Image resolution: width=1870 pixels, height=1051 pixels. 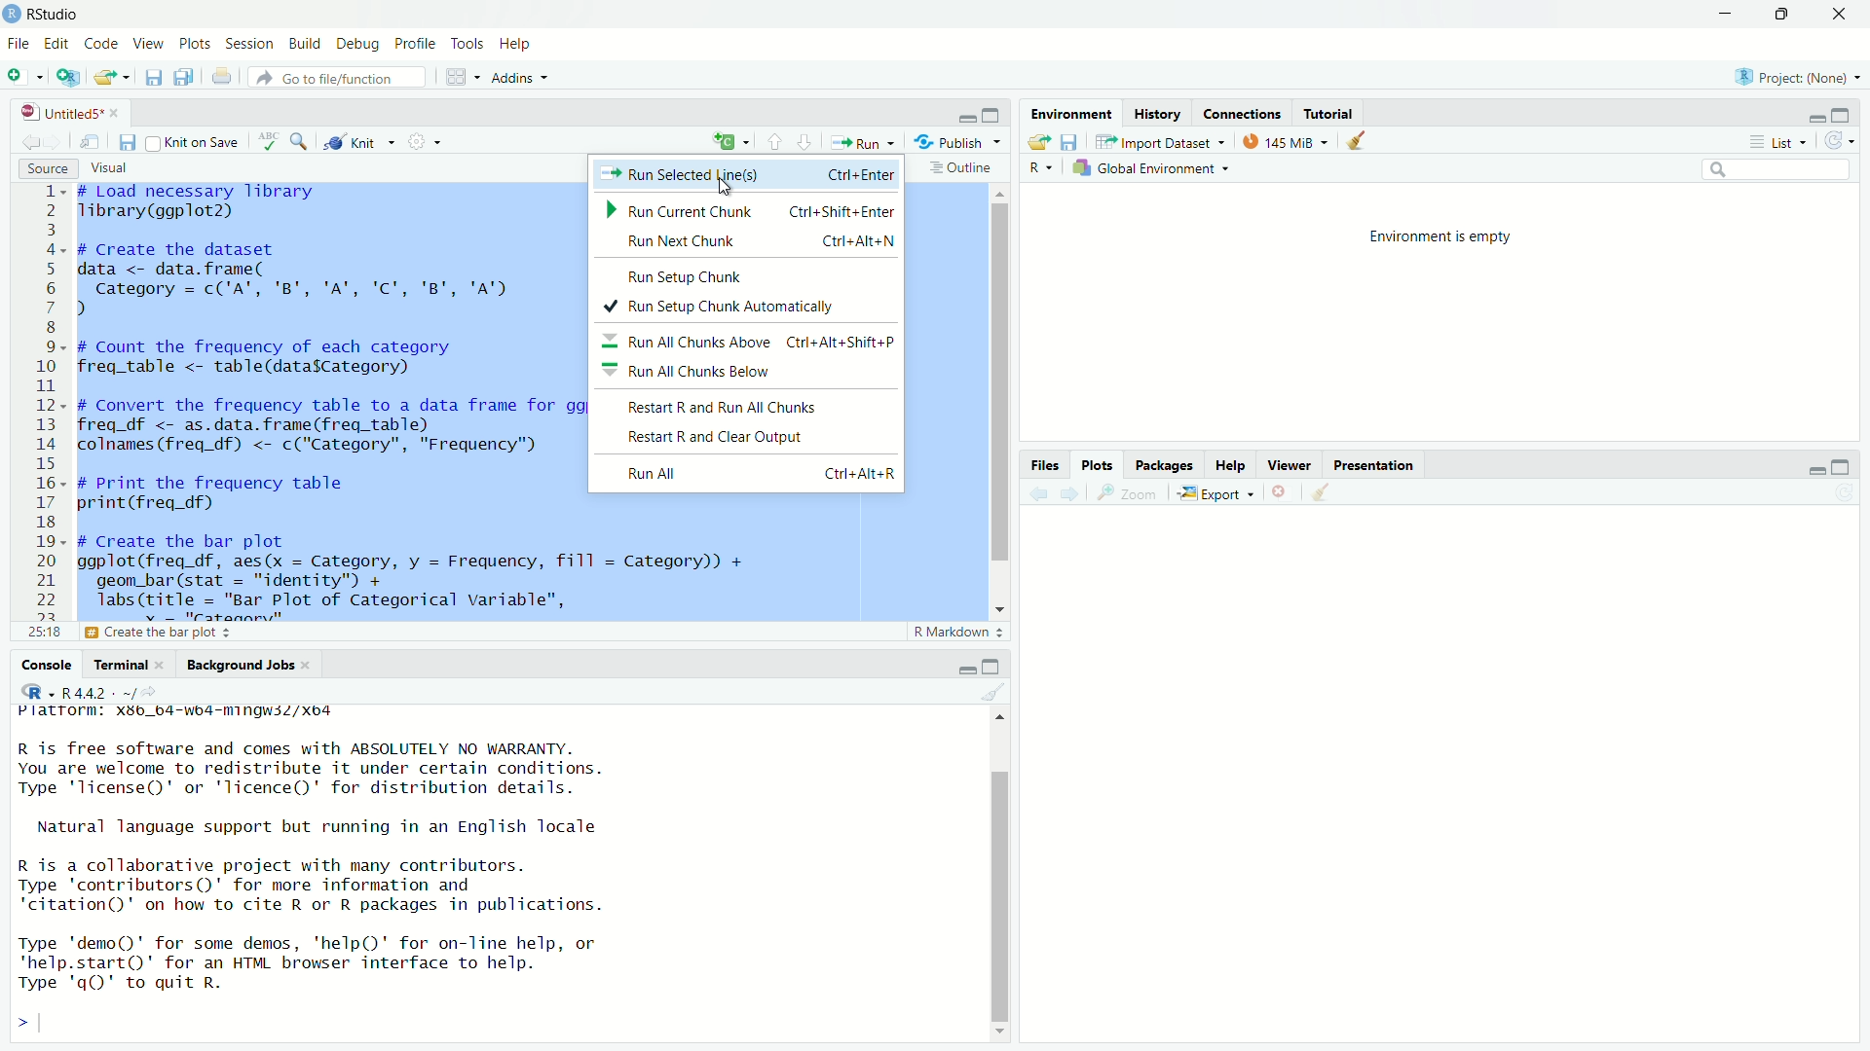 What do you see at coordinates (12, 15) in the screenshot?
I see `app icon` at bounding box center [12, 15].